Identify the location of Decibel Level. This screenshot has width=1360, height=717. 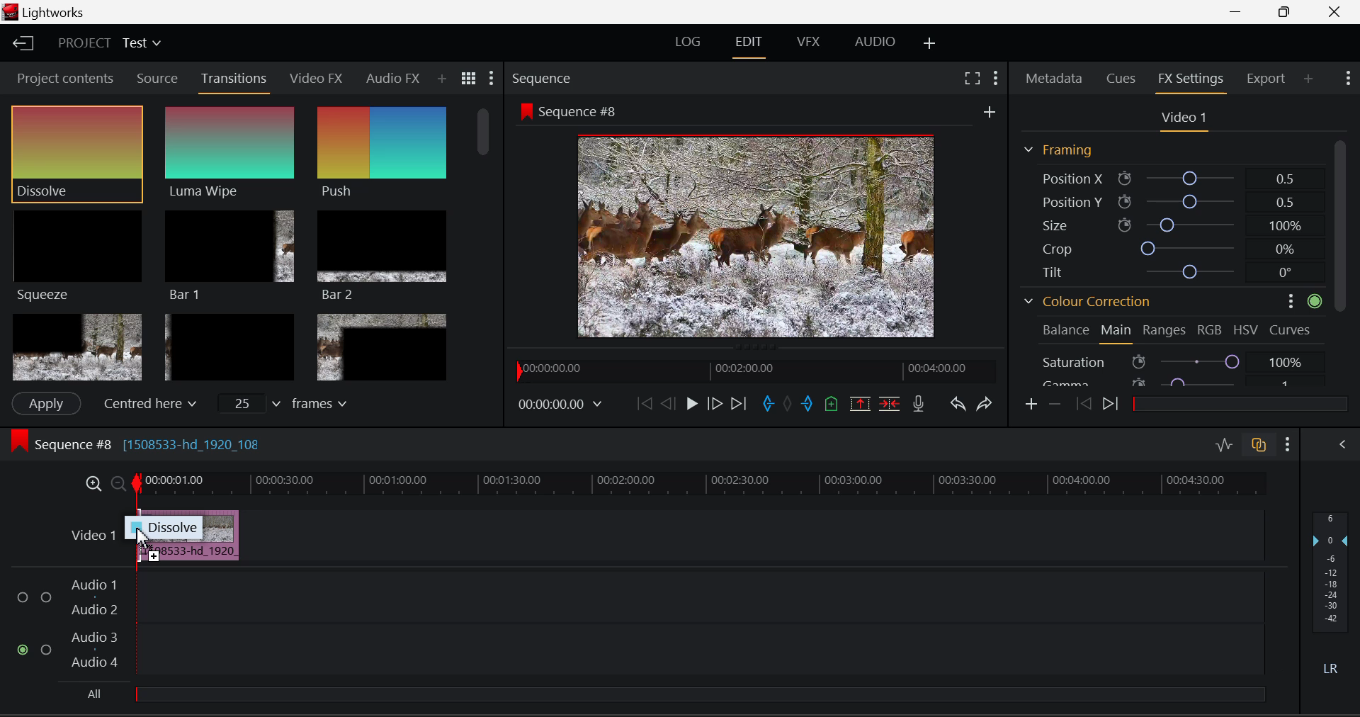
(1334, 596).